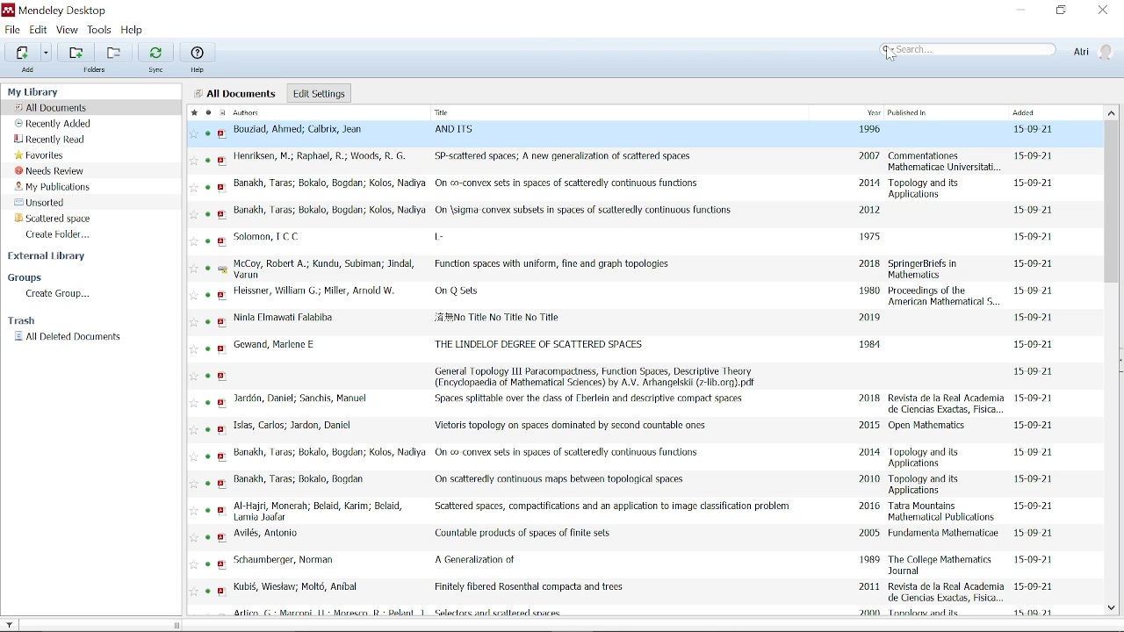 This screenshot has height=632, width=1124. Describe the element at coordinates (117, 51) in the screenshot. I see `Remove folder` at that location.